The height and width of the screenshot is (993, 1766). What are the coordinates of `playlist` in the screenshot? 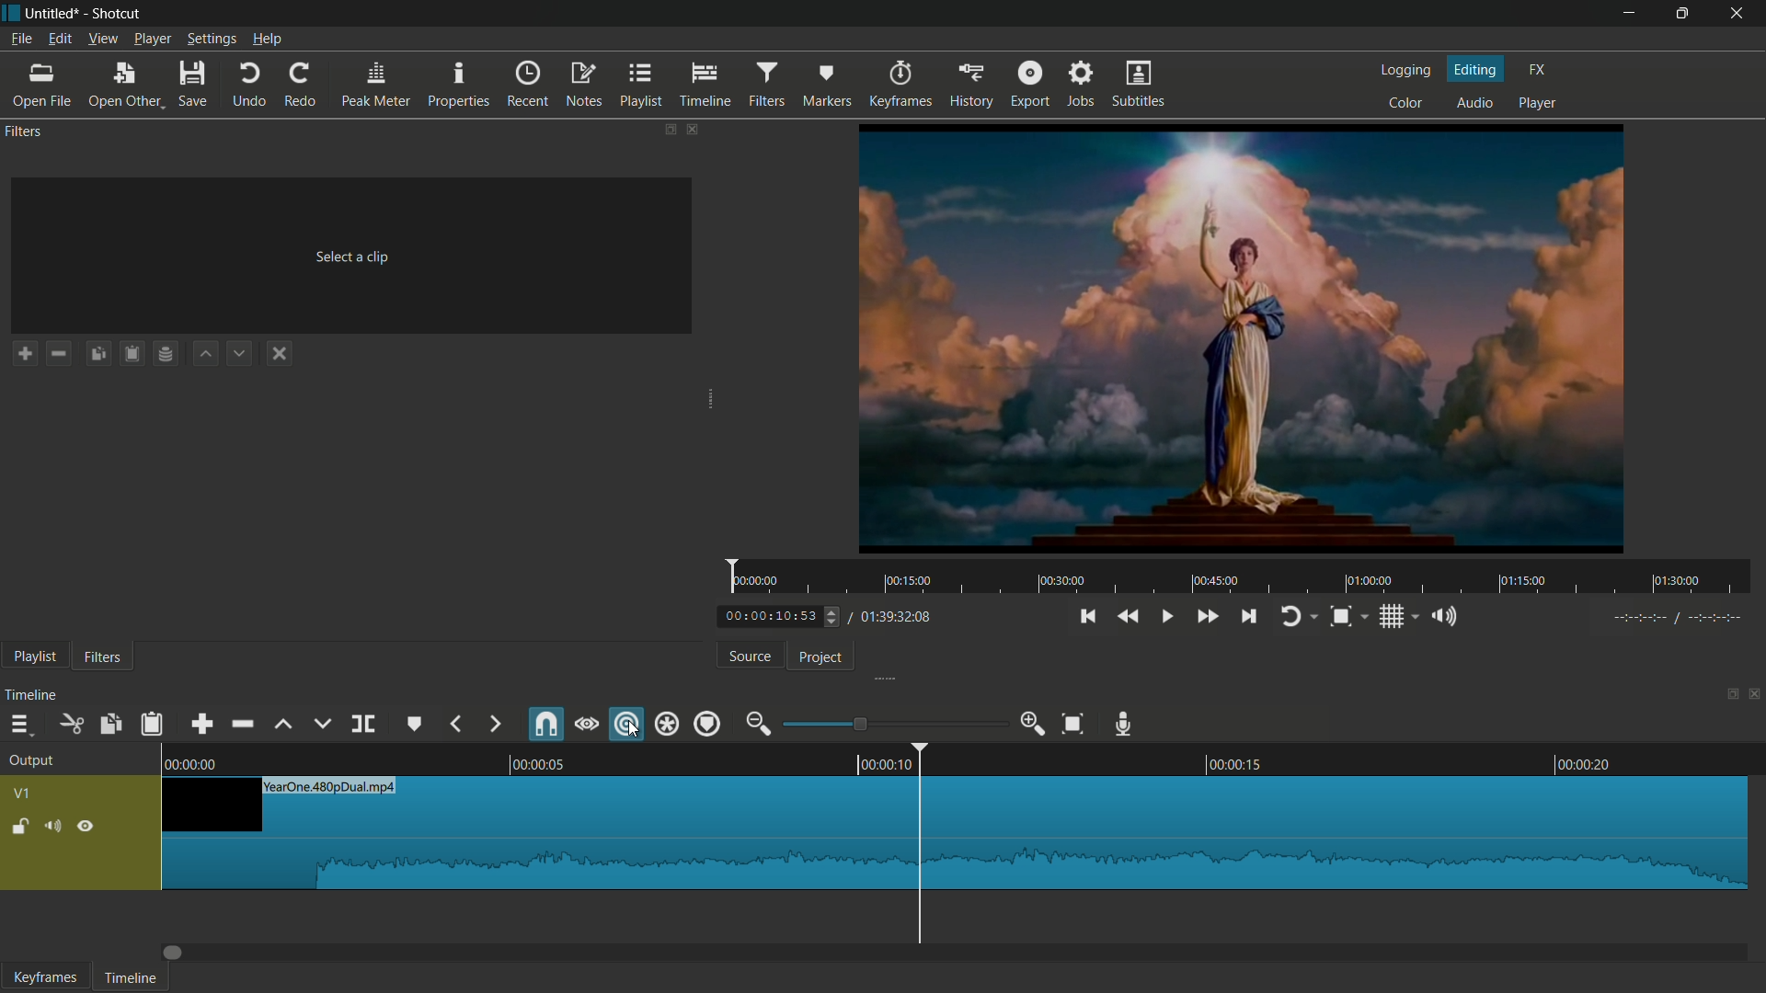 It's located at (641, 85).